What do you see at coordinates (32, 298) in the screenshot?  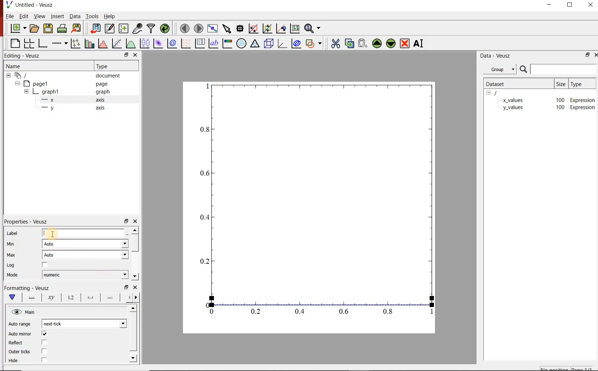 I see `axis lane` at bounding box center [32, 298].